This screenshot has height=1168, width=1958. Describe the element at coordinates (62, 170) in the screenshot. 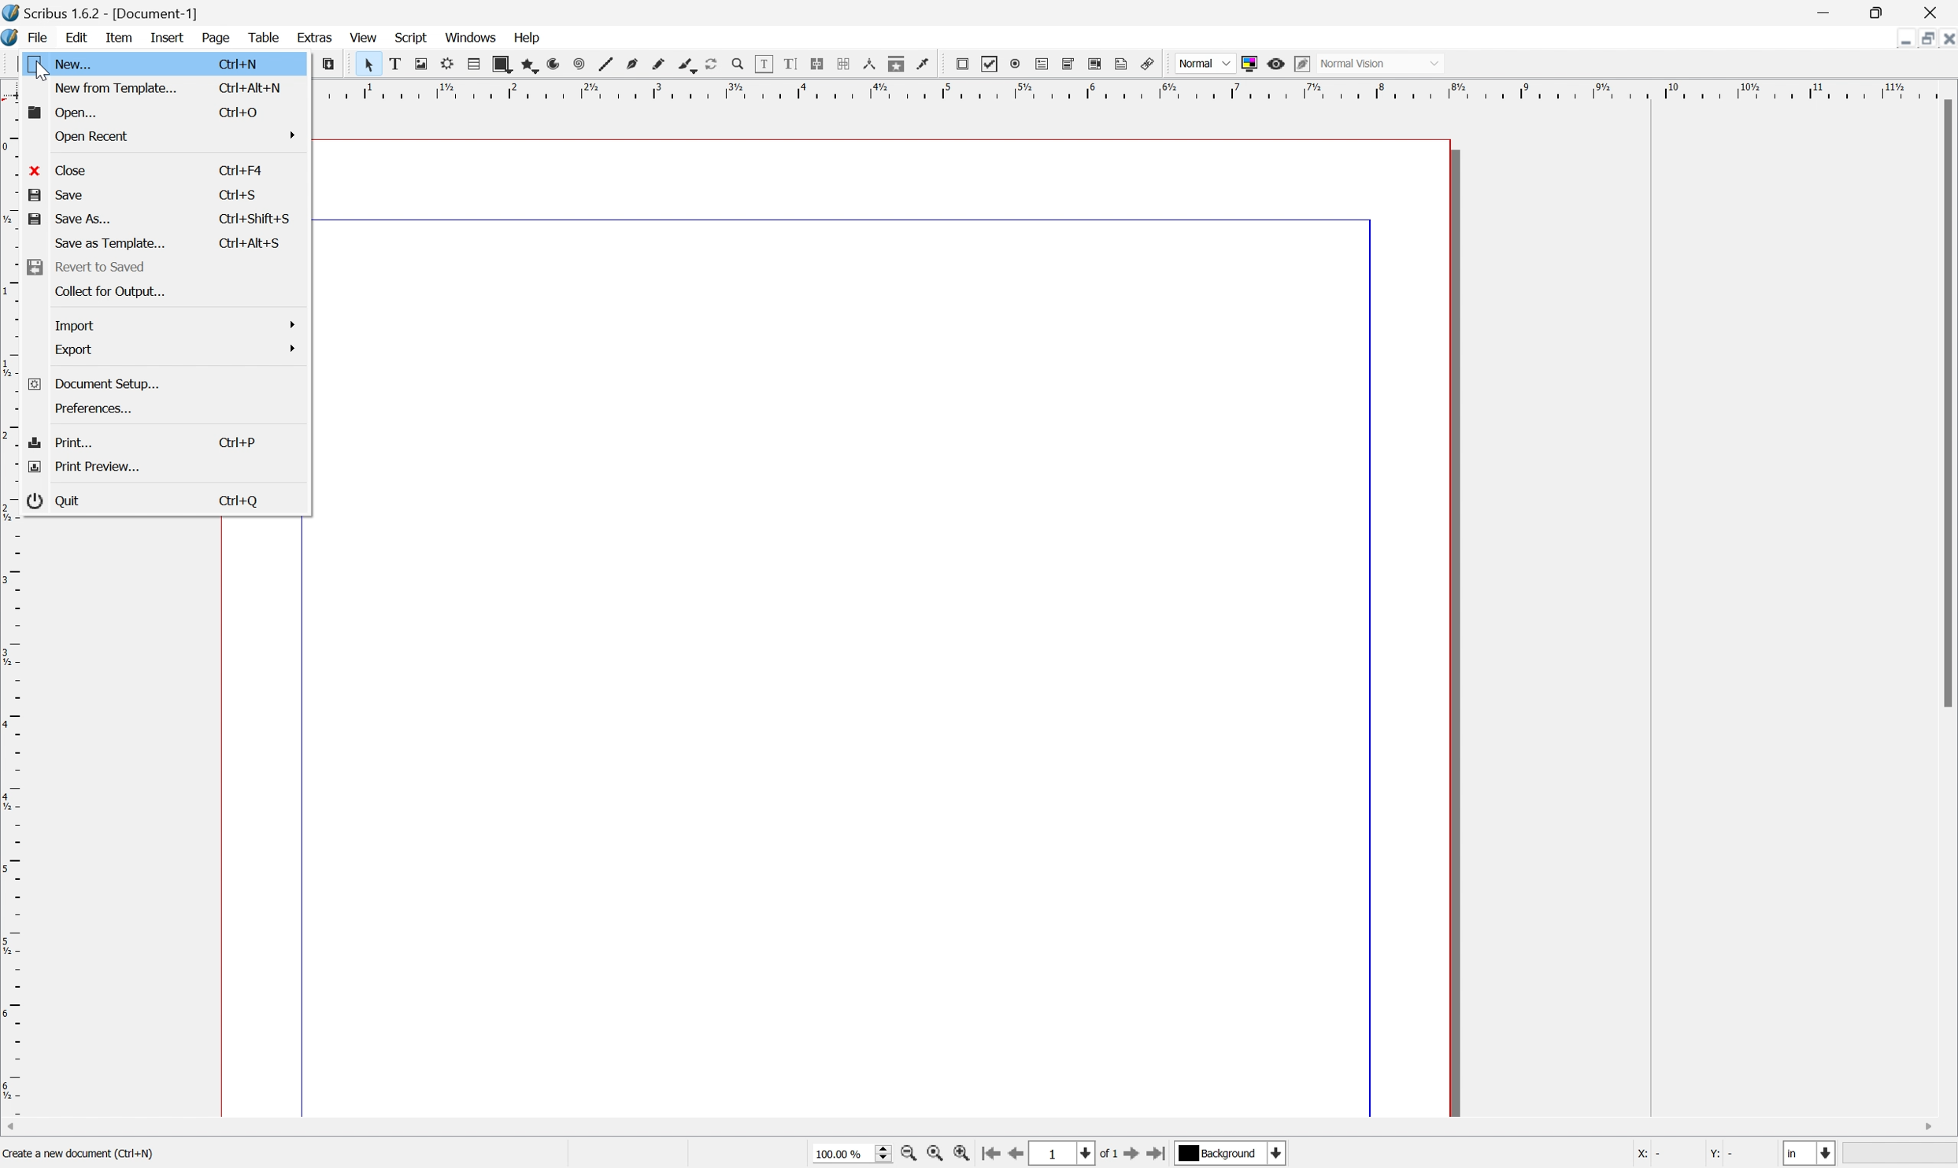

I see `close` at that location.